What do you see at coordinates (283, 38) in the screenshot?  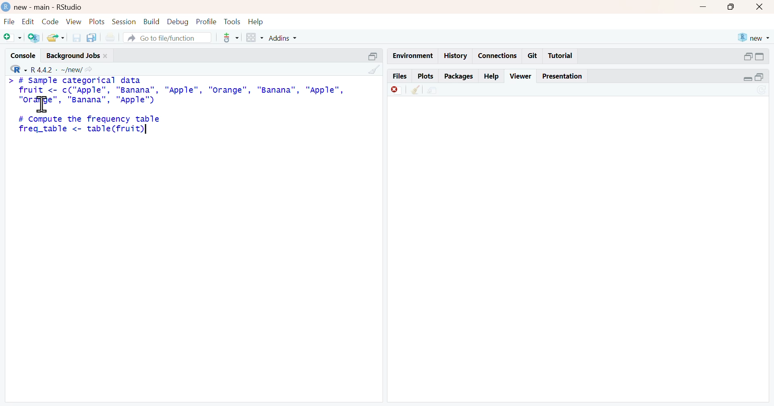 I see `Addins` at bounding box center [283, 38].